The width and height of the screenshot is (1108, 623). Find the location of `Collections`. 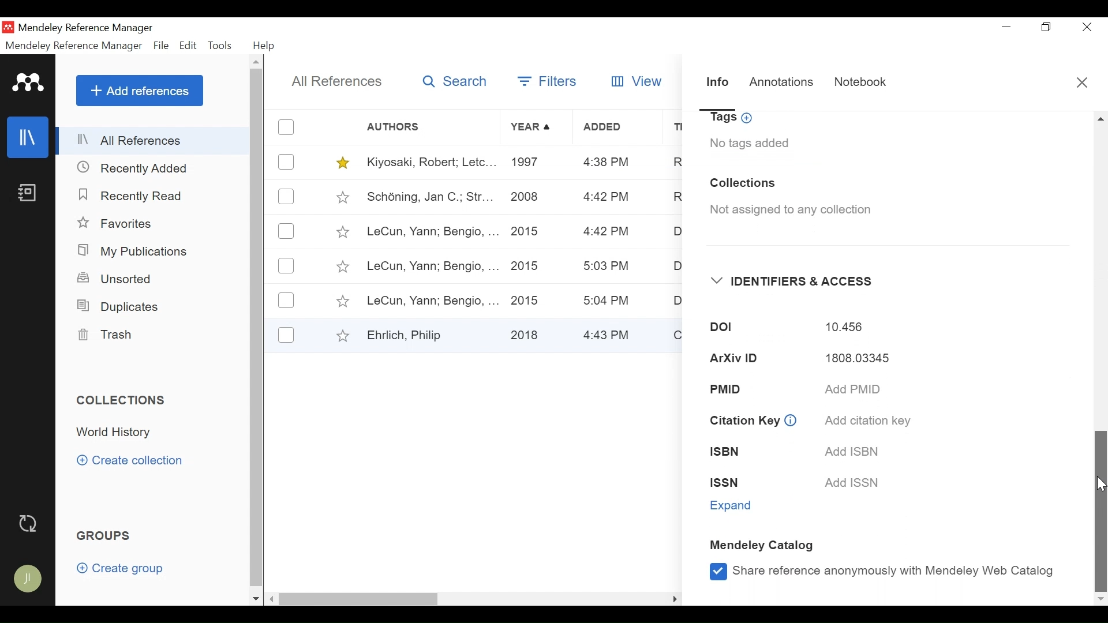

Collections is located at coordinates (122, 401).